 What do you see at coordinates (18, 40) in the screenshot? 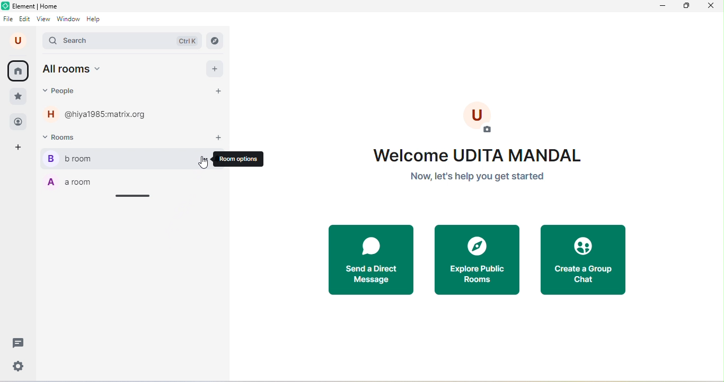
I see `account` at bounding box center [18, 40].